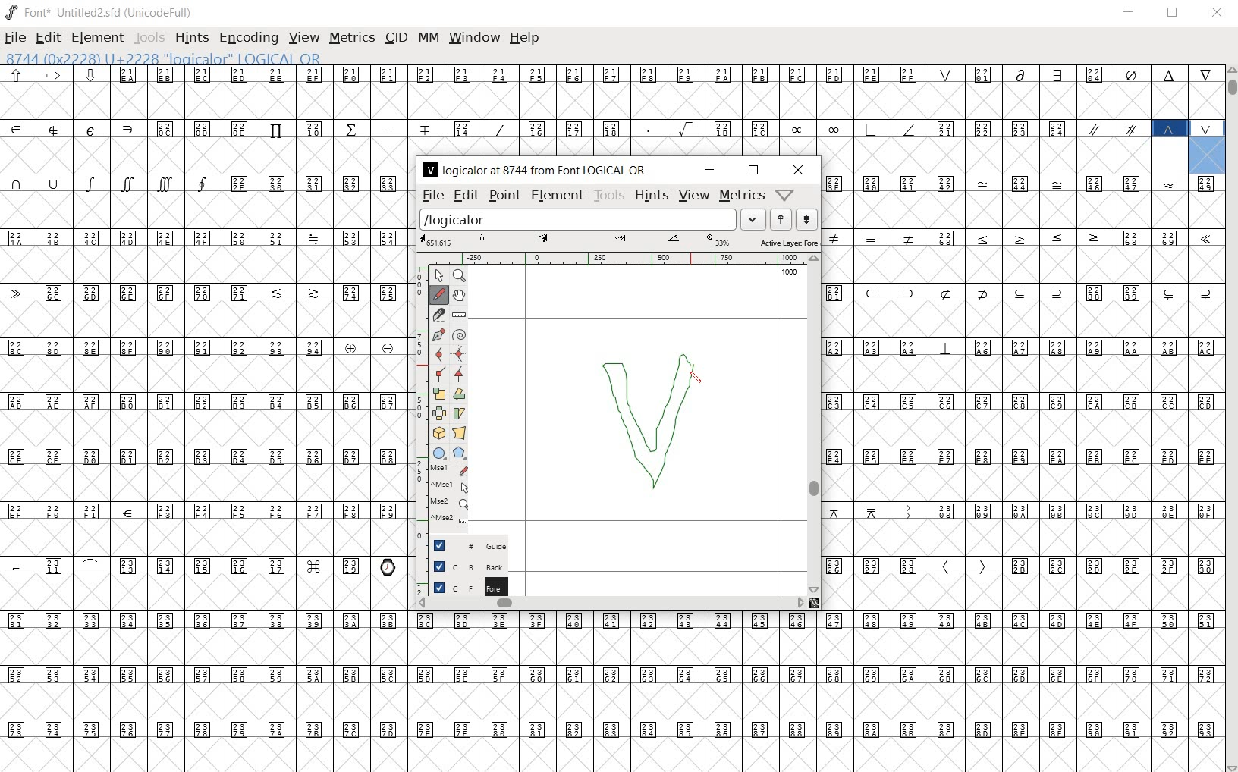 Image resolution: width=1238 pixels, height=772 pixels. Describe the element at coordinates (526, 37) in the screenshot. I see `help` at that location.